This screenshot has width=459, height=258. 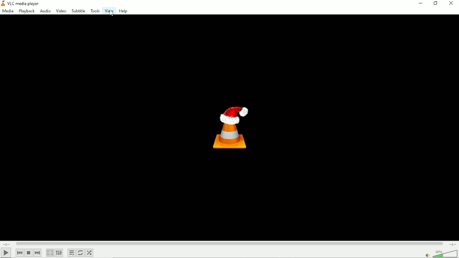 What do you see at coordinates (229, 243) in the screenshot?
I see `Play duration` at bounding box center [229, 243].